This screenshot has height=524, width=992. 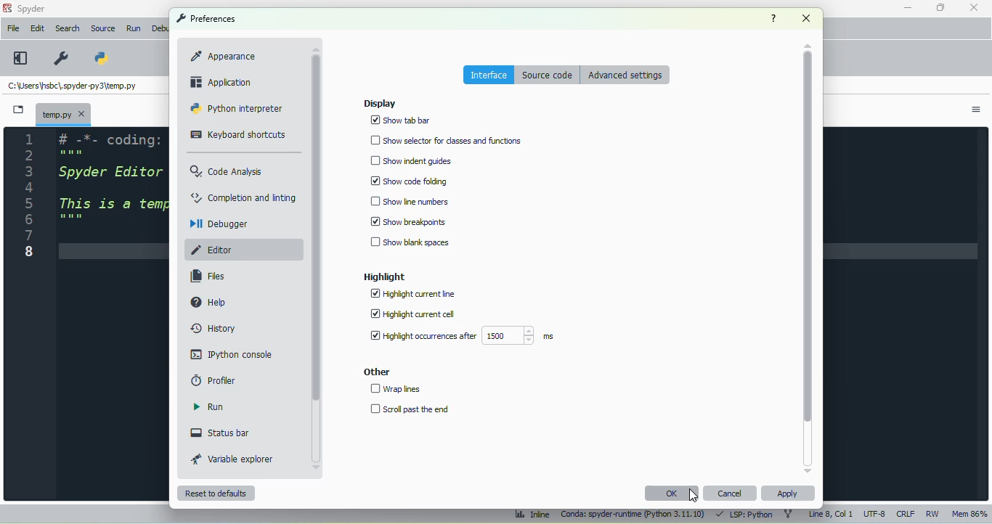 I want to click on editor, so click(x=214, y=250).